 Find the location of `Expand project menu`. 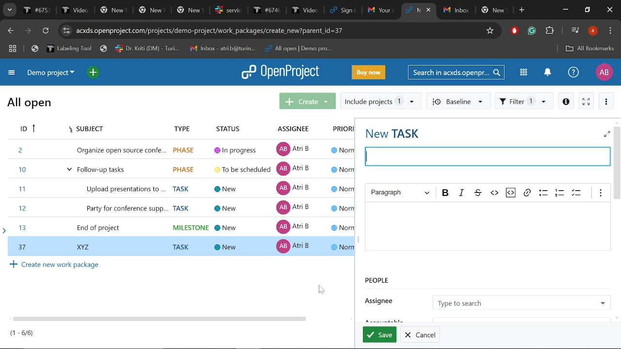

Expand project menu is located at coordinates (12, 74).